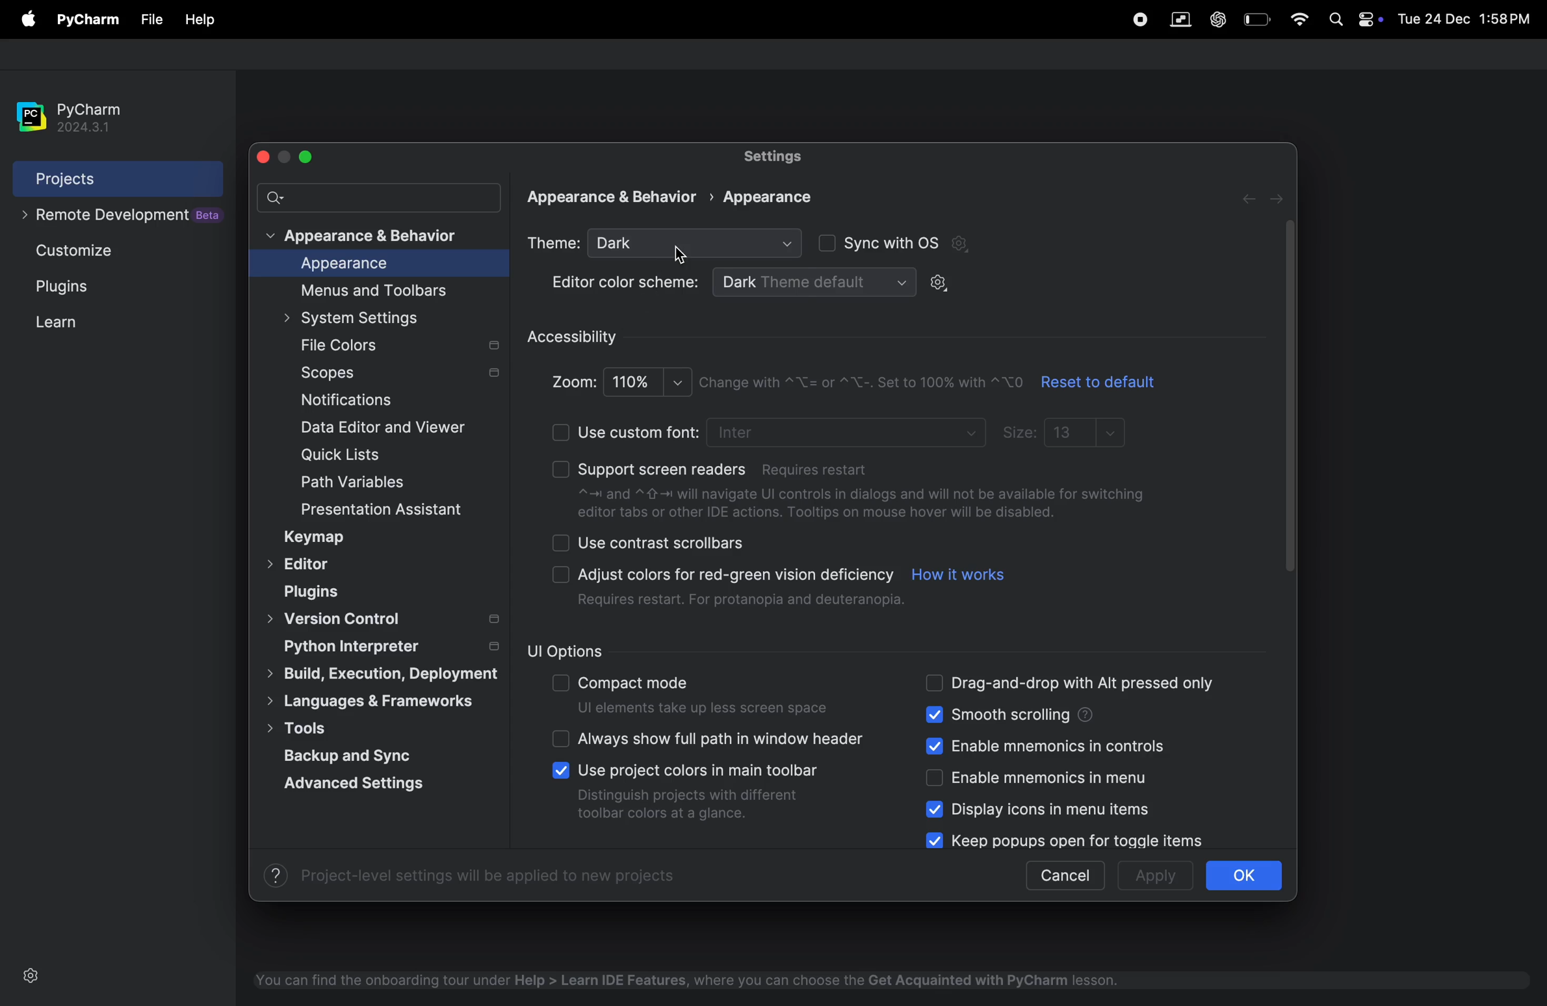 This screenshot has height=1006, width=1547. I want to click on parallel space, so click(1184, 19).